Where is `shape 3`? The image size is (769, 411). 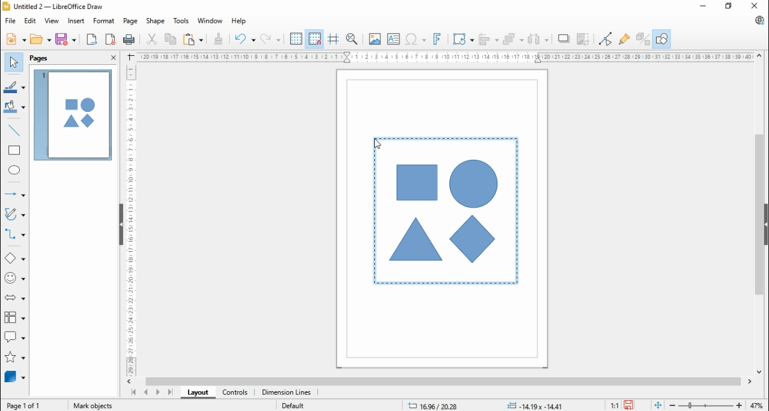 shape 3 is located at coordinates (473, 184).